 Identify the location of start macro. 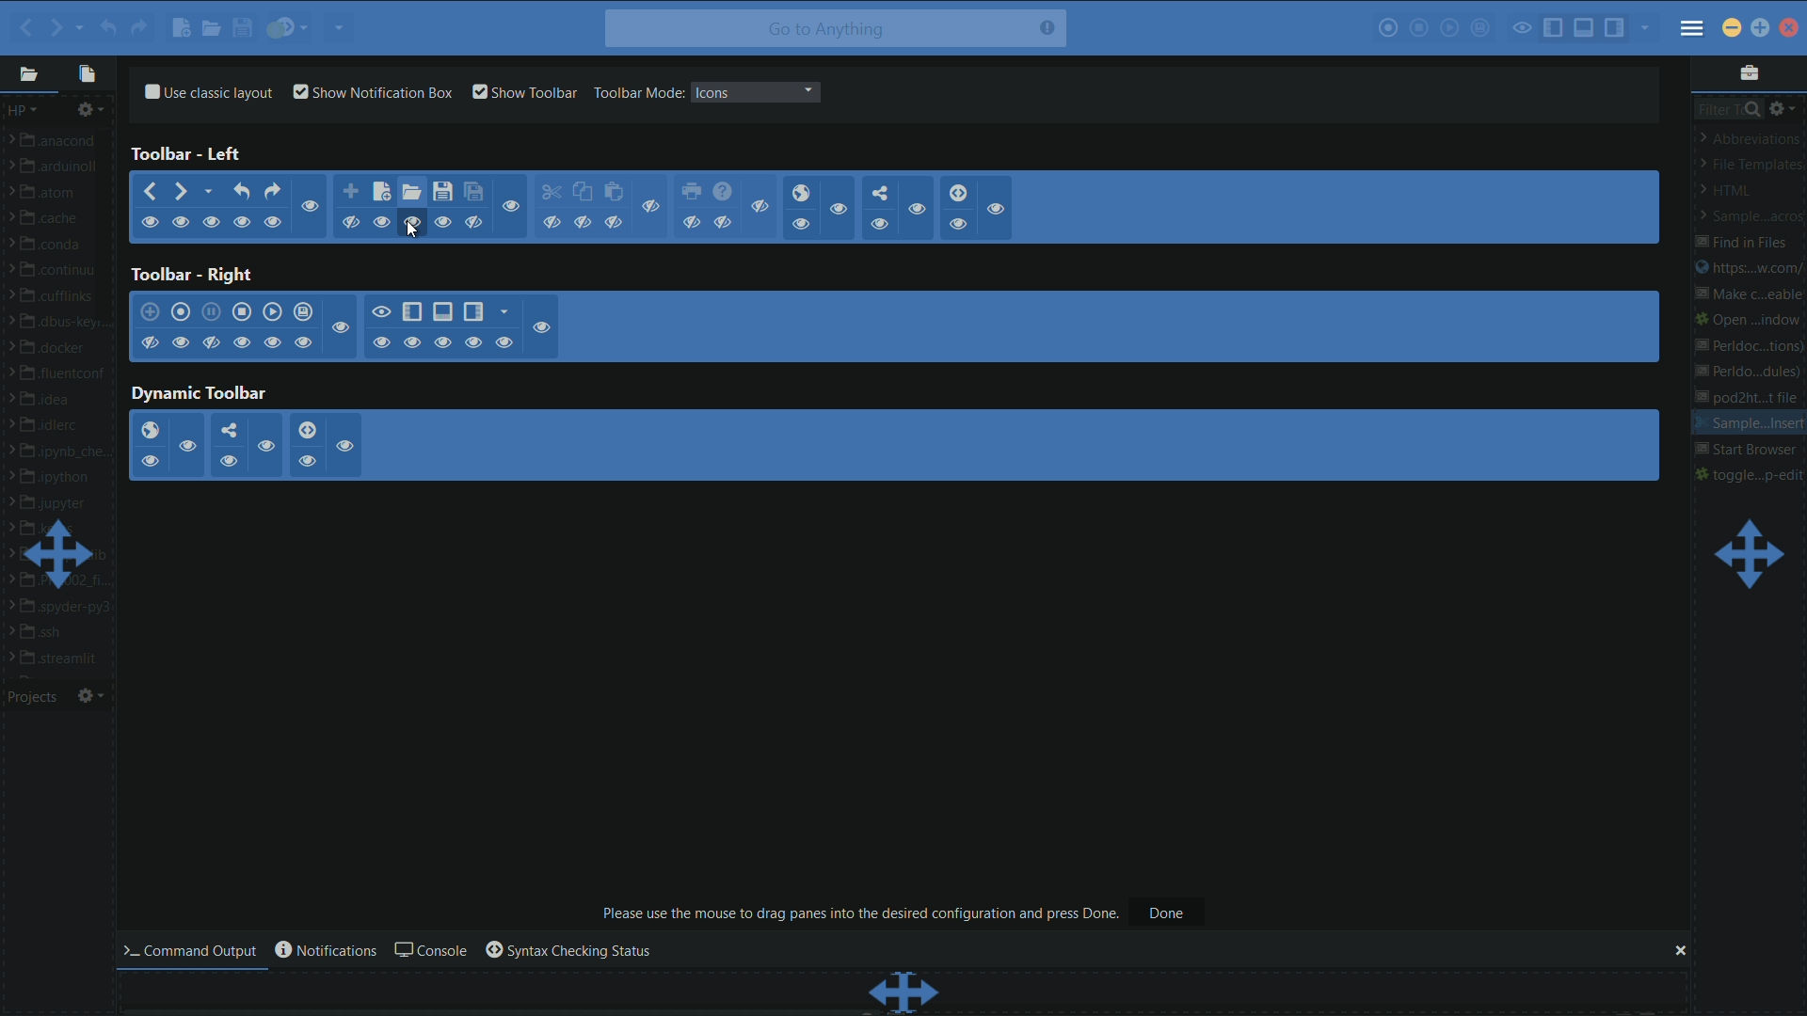
(184, 313).